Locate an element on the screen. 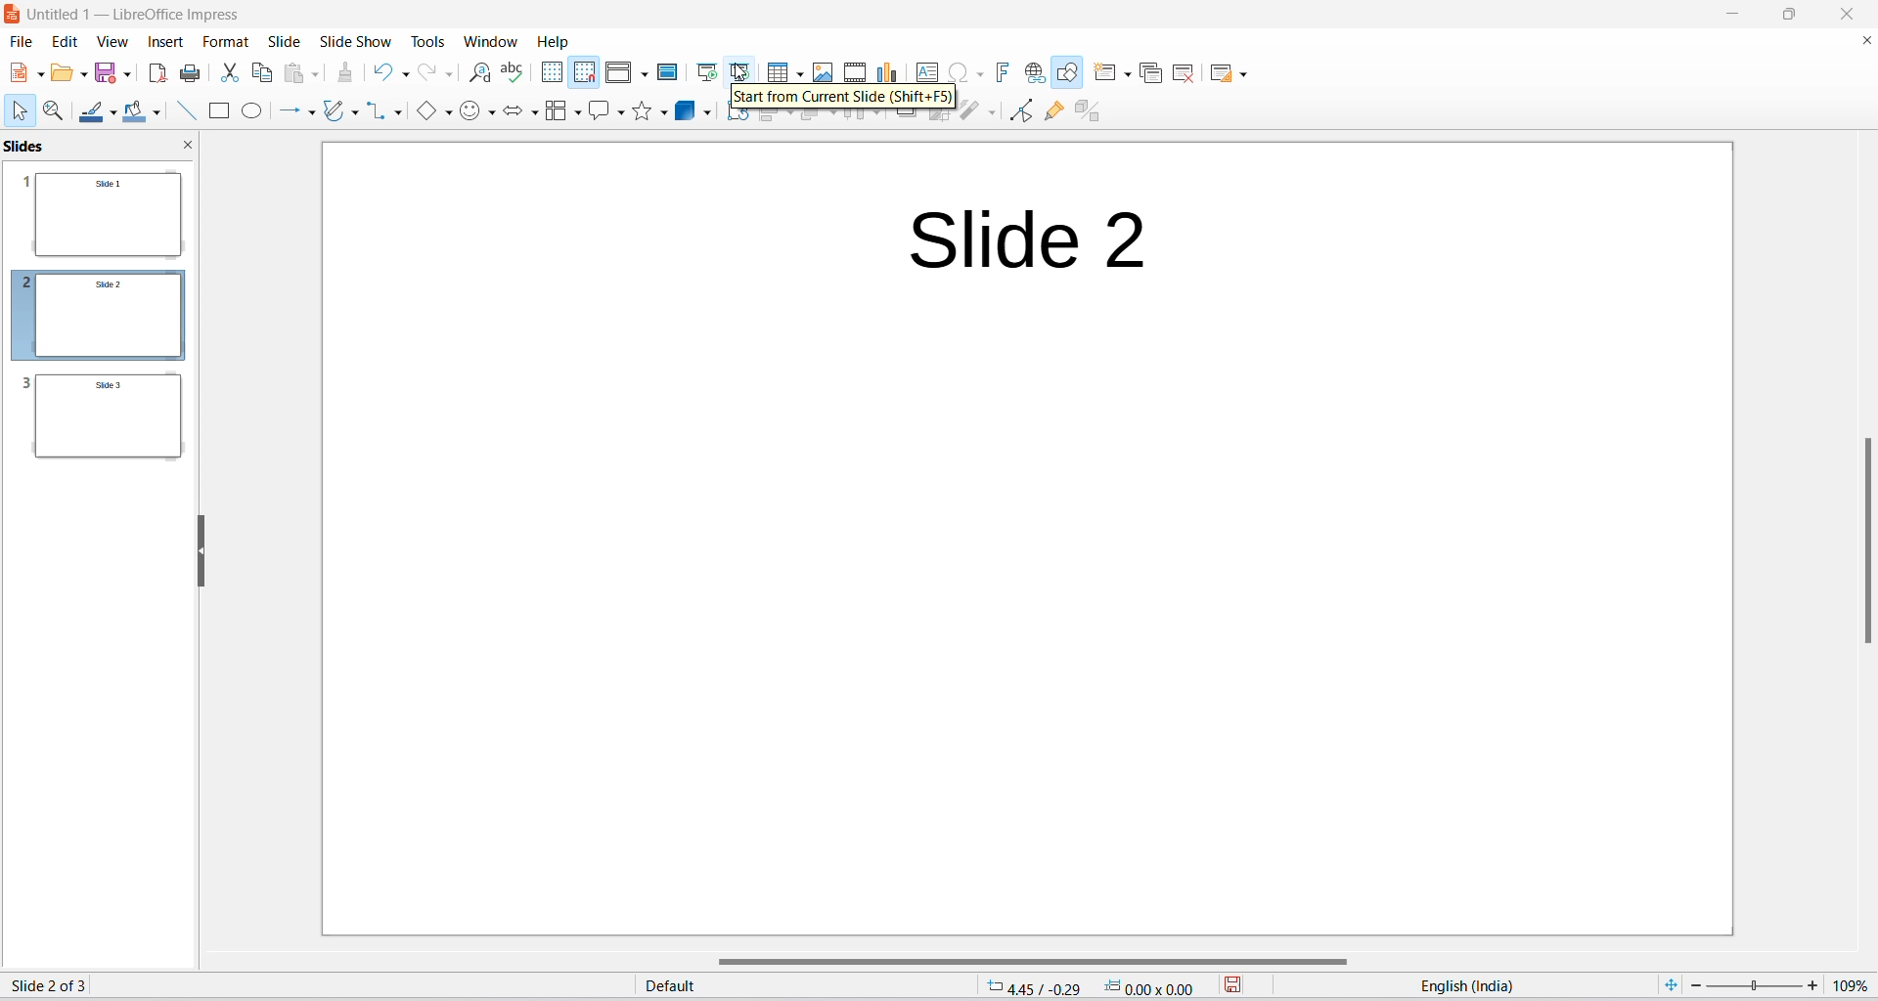 This screenshot has width=1878, height=1001. curve and polygons is located at coordinates (334, 110).